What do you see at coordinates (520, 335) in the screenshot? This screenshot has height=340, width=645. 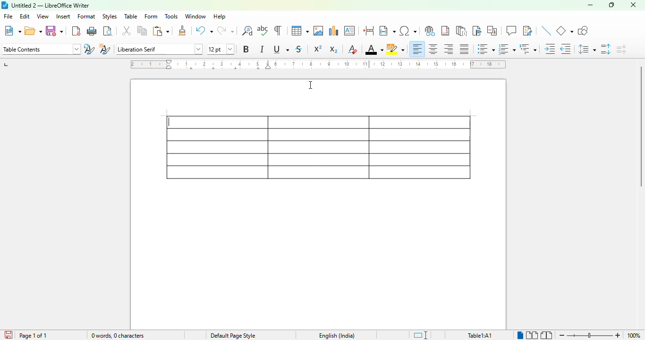 I see `single-page view` at bounding box center [520, 335].